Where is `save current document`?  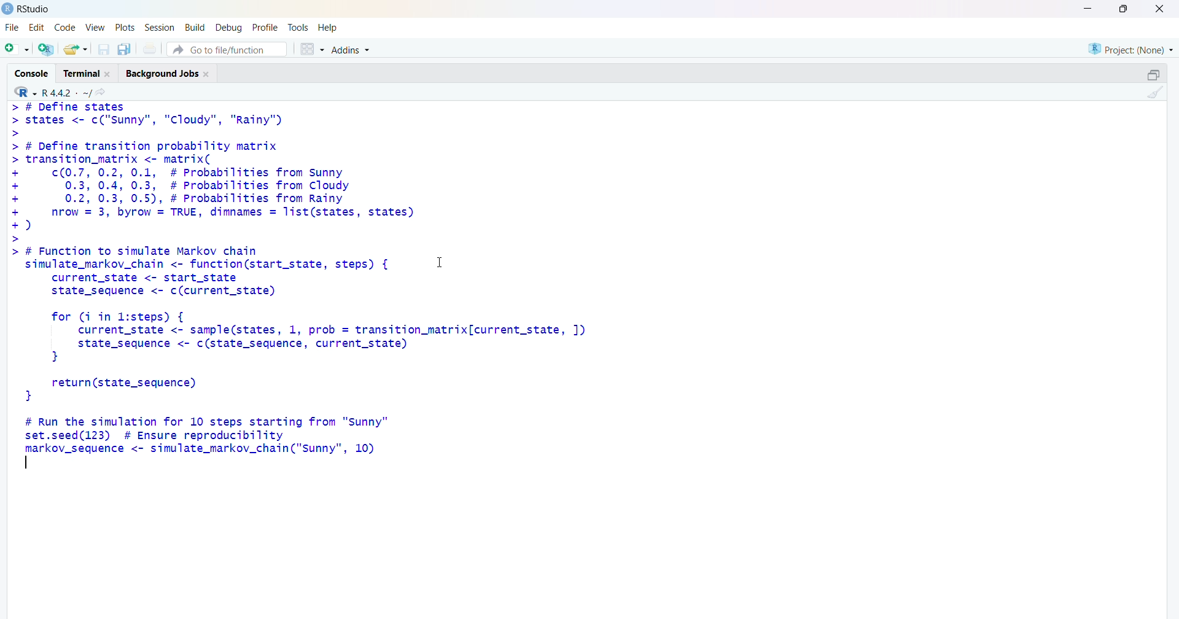
save current document is located at coordinates (104, 50).